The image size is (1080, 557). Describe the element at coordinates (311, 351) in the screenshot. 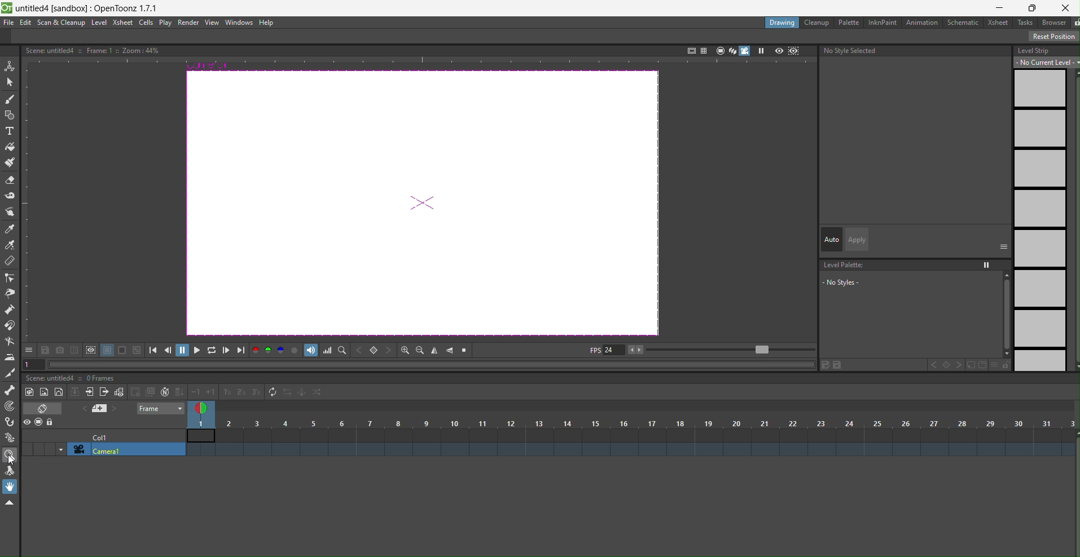

I see `audio` at that location.